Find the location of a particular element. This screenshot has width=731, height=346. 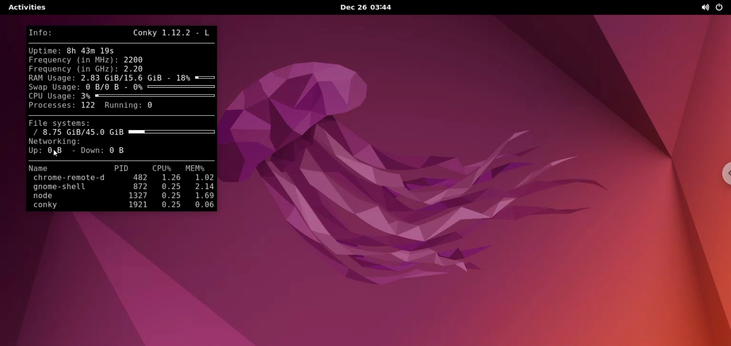

1.69 is located at coordinates (205, 196).